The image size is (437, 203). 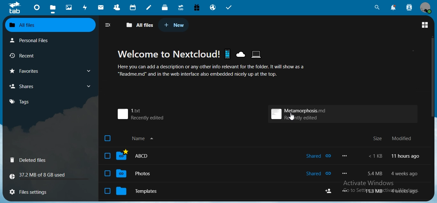 I want to click on email hosting, so click(x=212, y=7).